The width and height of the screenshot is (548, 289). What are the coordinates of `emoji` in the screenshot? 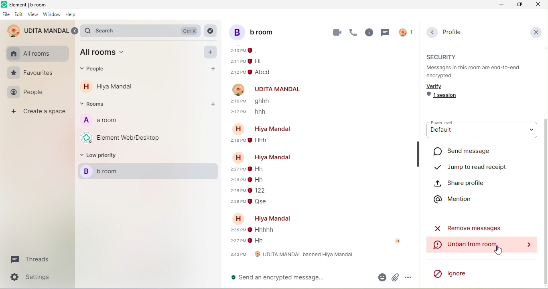 It's located at (381, 277).